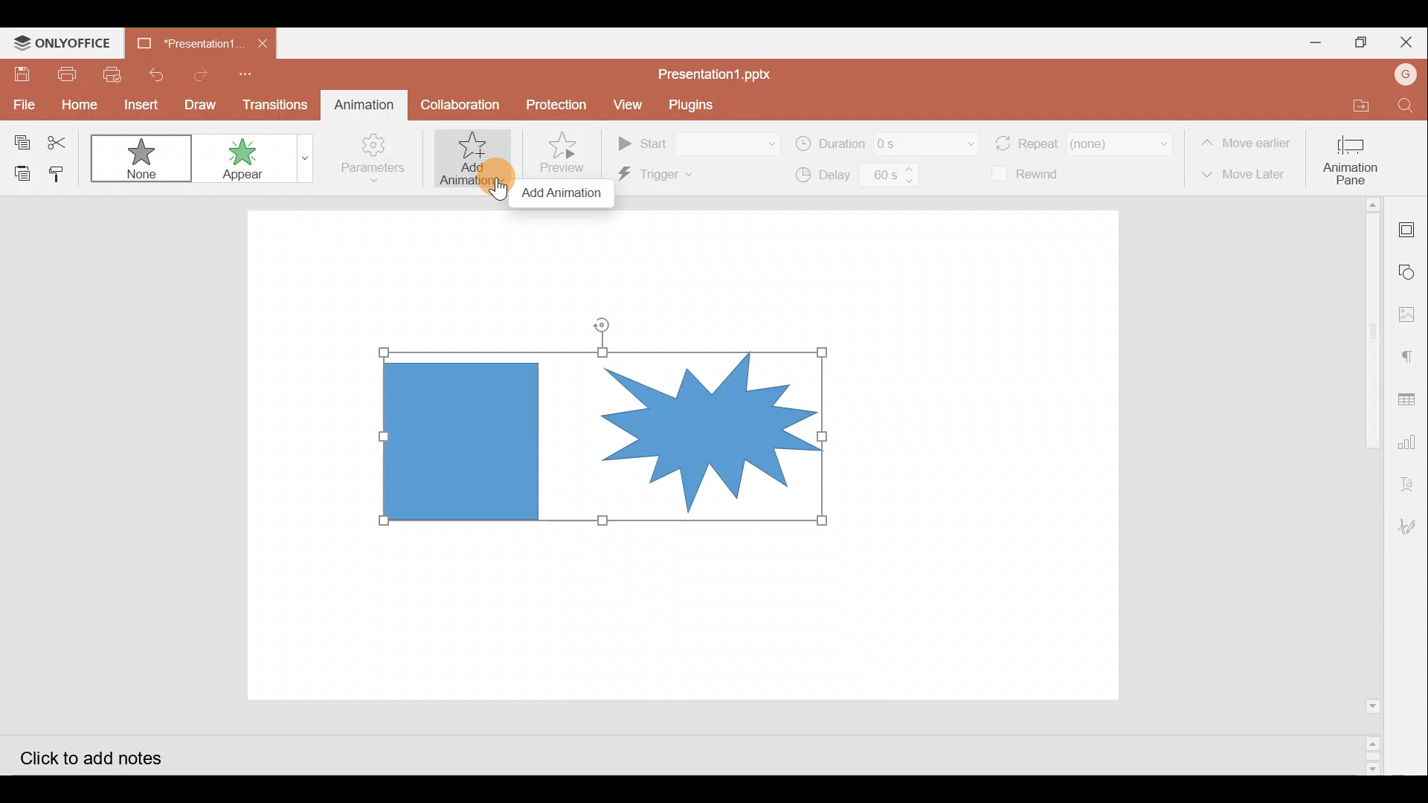 The image size is (1428, 803). What do you see at coordinates (1356, 156) in the screenshot?
I see `Animation pane` at bounding box center [1356, 156].